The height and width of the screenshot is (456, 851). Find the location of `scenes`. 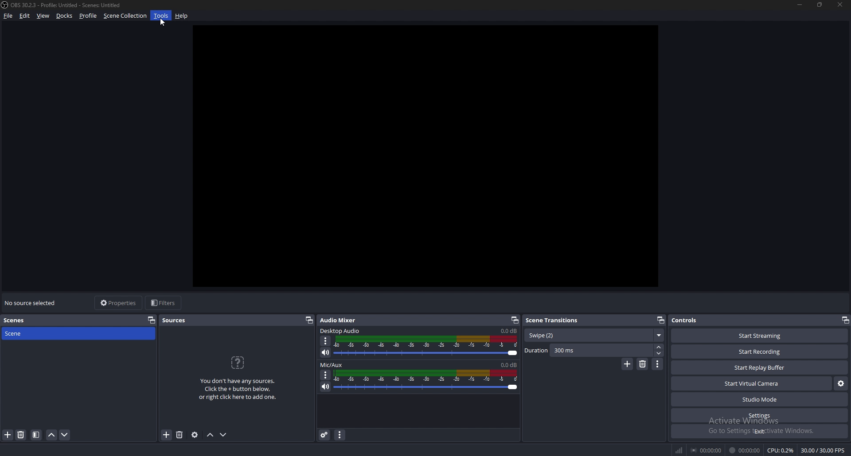

scenes is located at coordinates (22, 321).